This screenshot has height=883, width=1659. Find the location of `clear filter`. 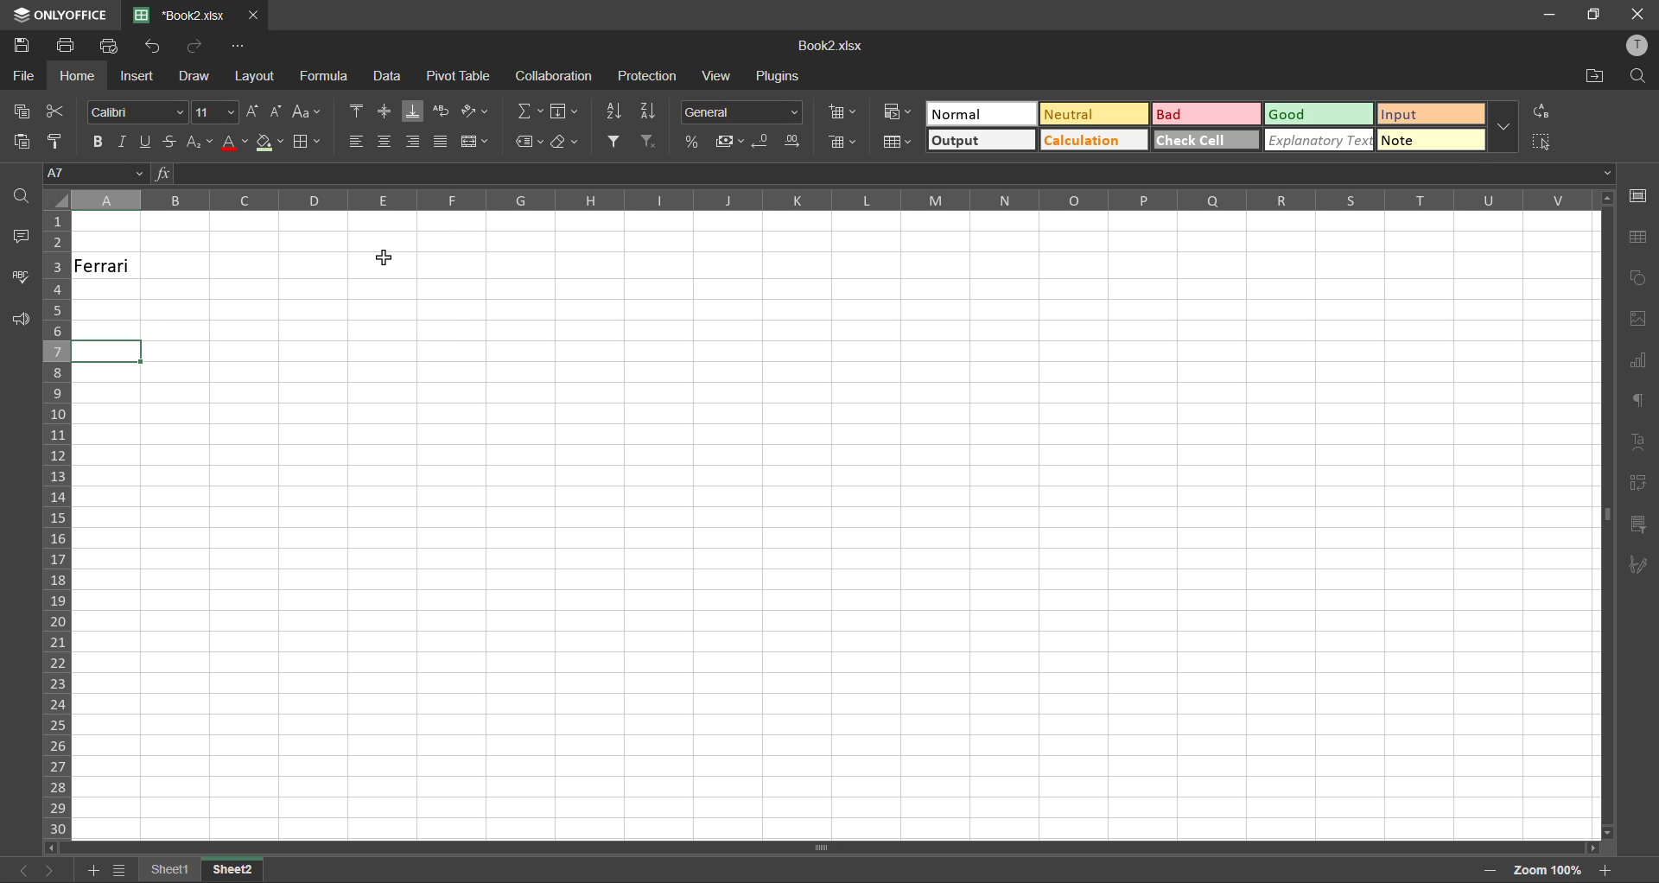

clear filter is located at coordinates (646, 142).